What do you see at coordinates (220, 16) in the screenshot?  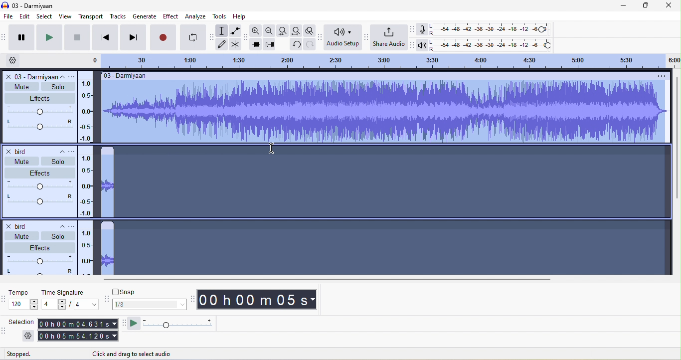 I see `tools` at bounding box center [220, 16].